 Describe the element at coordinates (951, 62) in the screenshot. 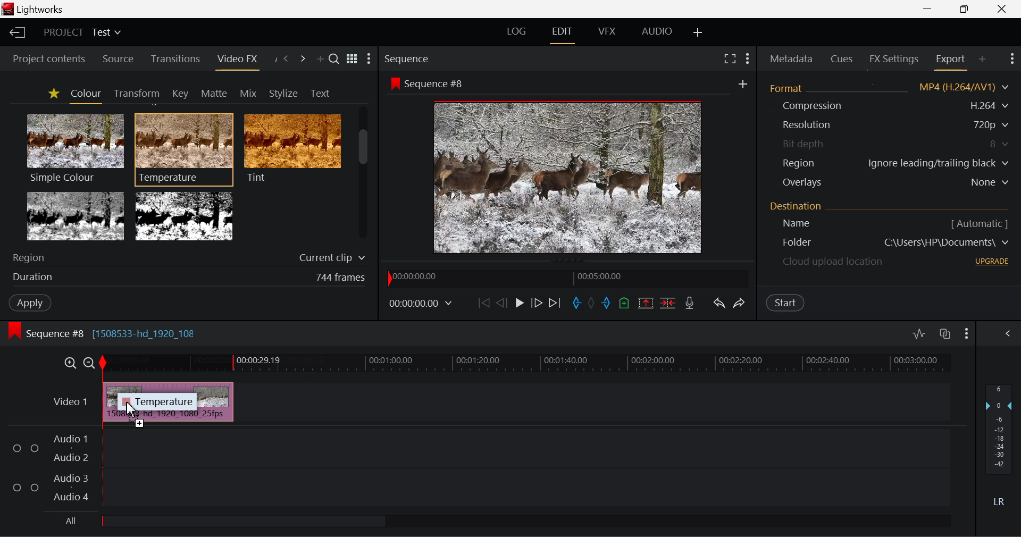

I see `Export` at that location.